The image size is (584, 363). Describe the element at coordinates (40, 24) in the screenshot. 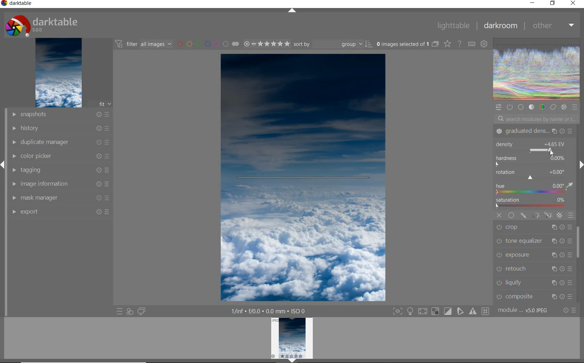

I see `darktable 5.0.0` at that location.